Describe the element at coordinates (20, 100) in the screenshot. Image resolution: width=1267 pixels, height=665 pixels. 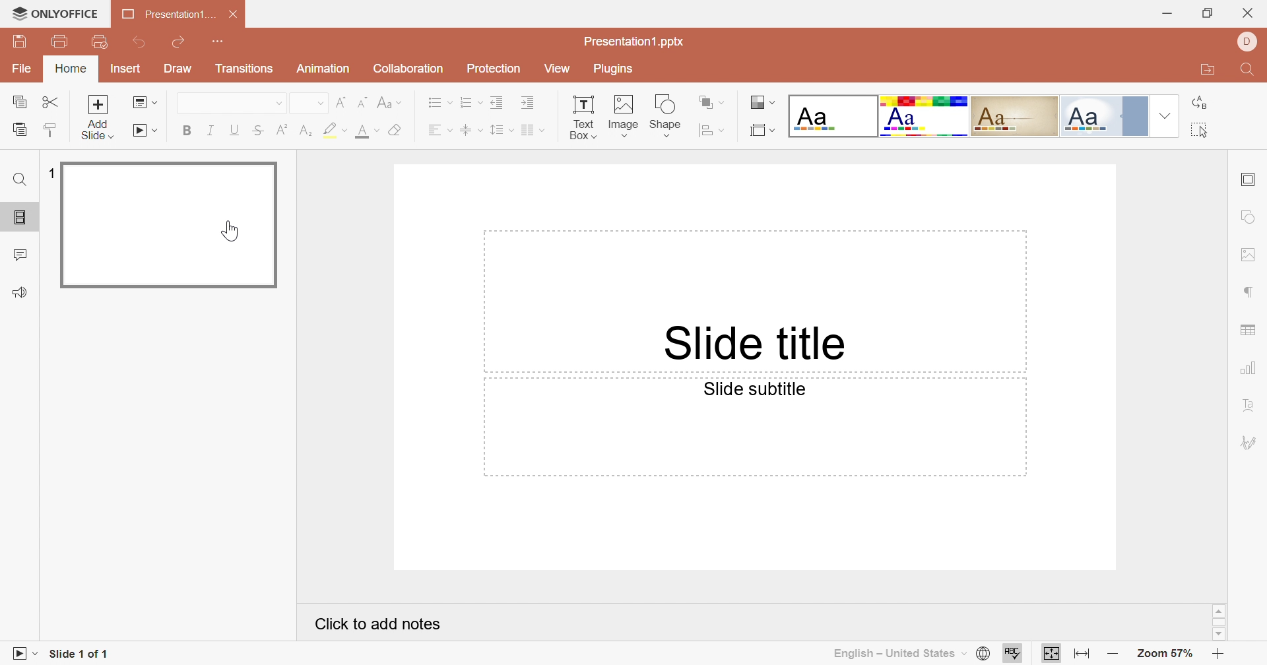
I see `Copy` at that location.